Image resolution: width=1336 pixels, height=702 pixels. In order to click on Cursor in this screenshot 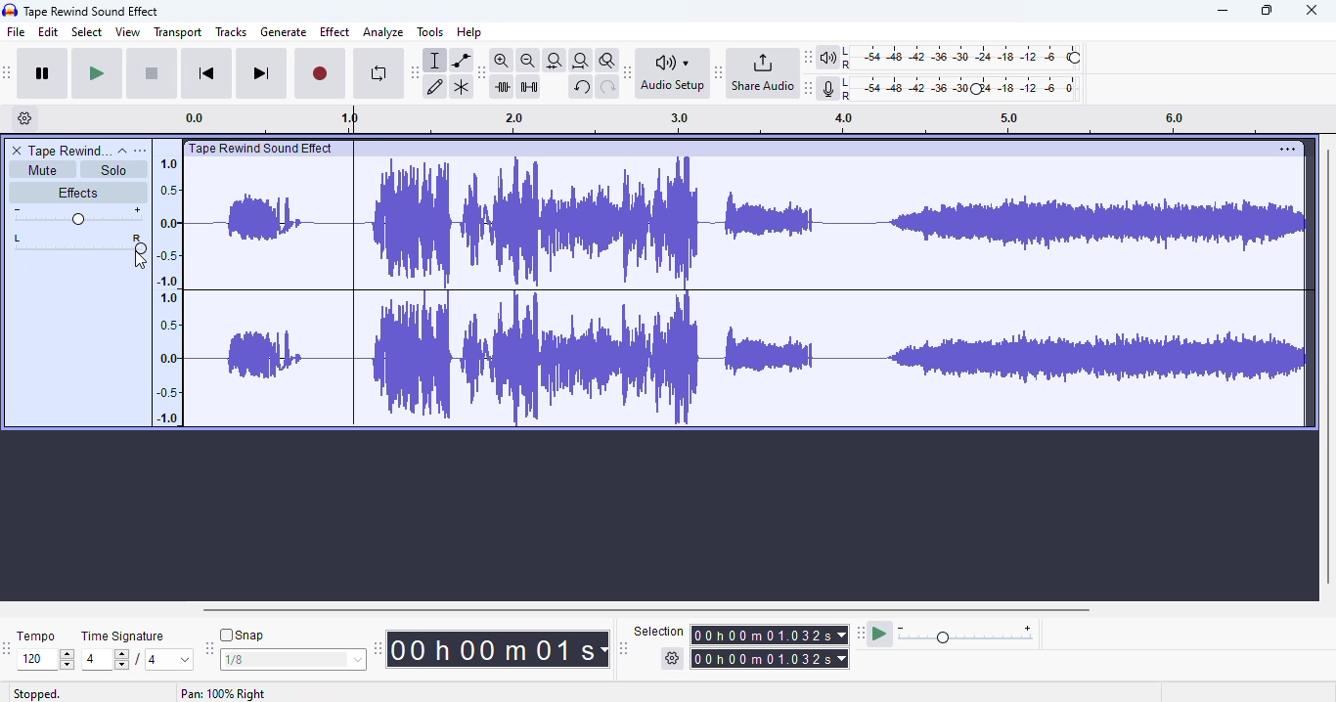, I will do `click(140, 260)`.